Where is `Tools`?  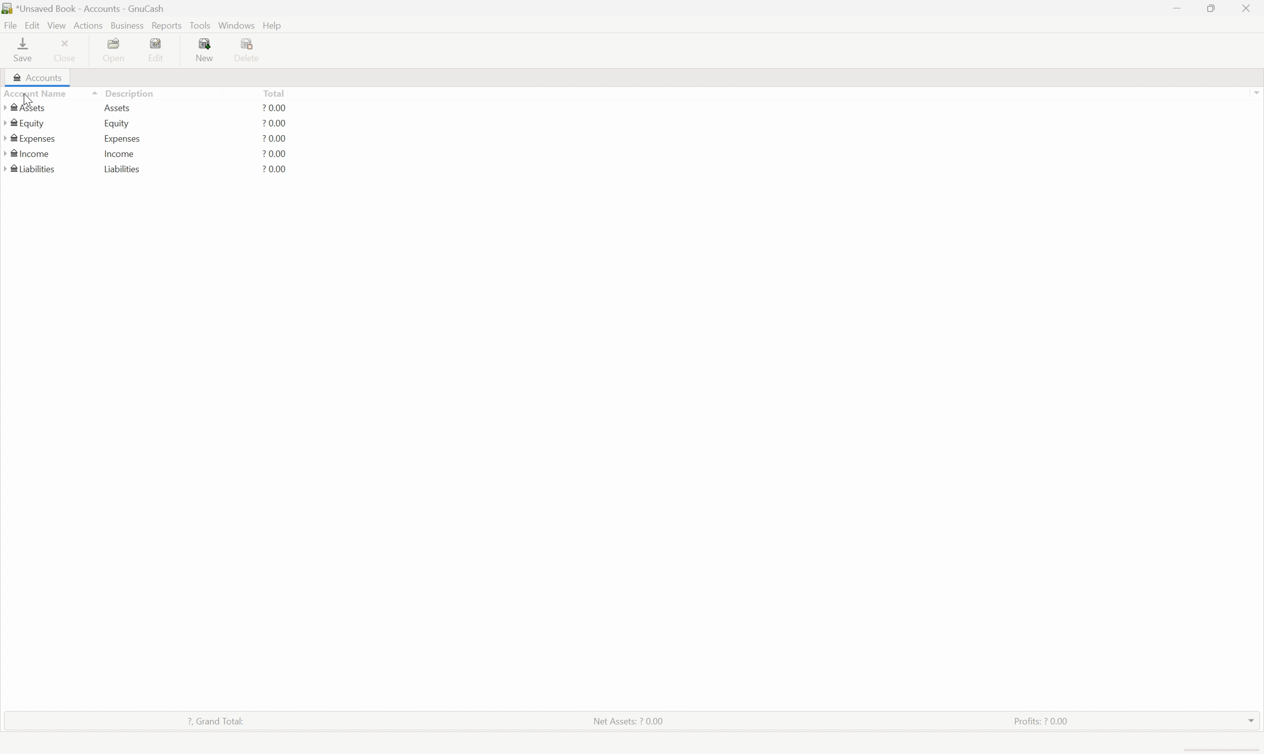
Tools is located at coordinates (199, 25).